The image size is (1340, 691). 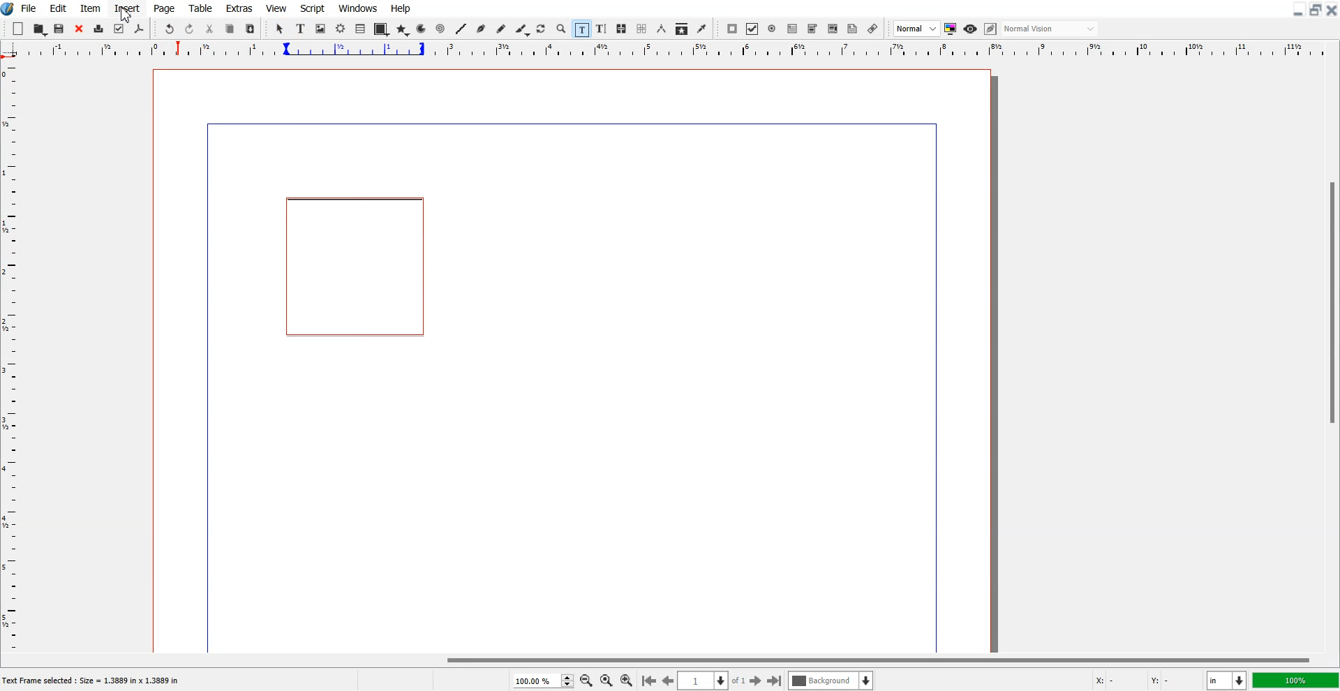 I want to click on Horizontal Scale, so click(x=685, y=50).